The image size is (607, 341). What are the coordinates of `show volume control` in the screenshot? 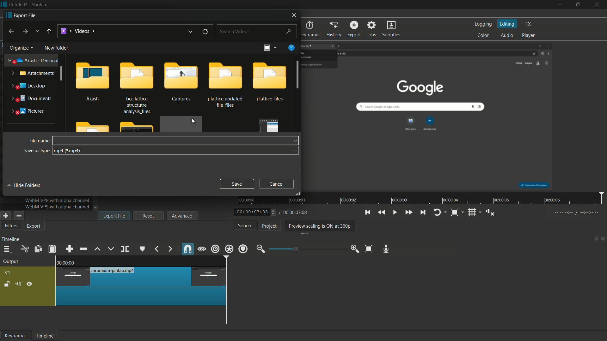 It's located at (492, 212).